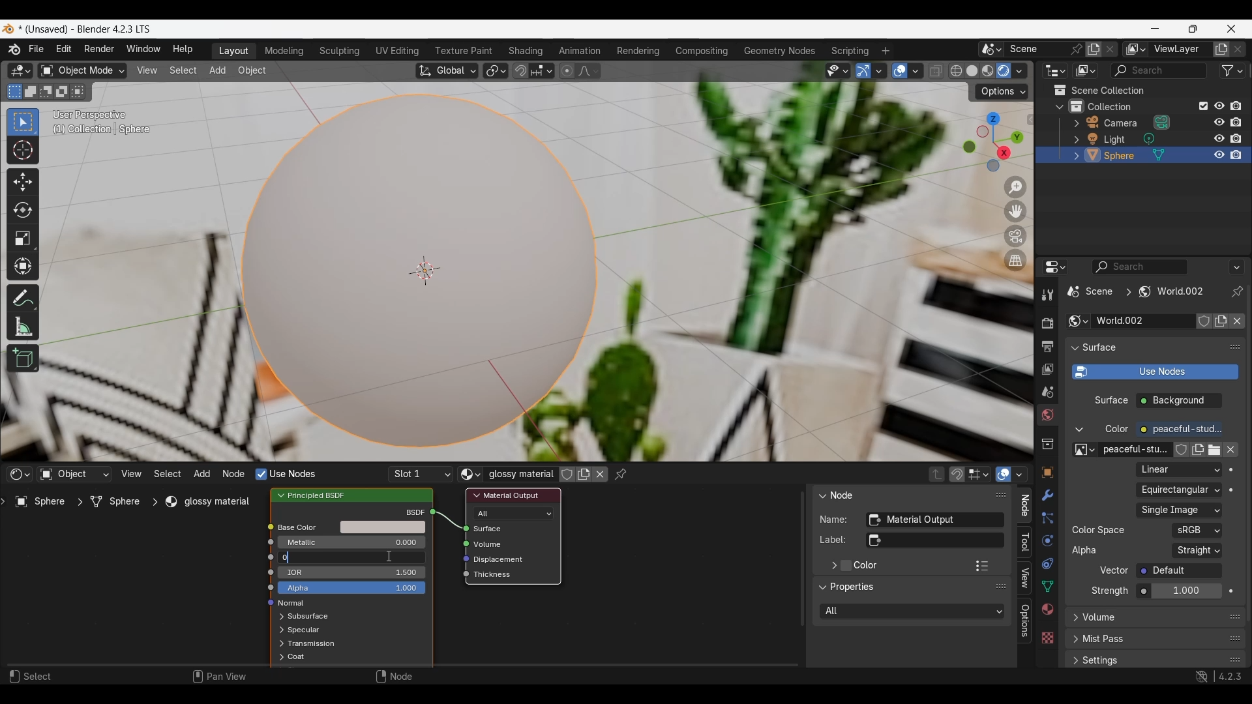  What do you see at coordinates (183, 70) in the screenshot?
I see `Select menu` at bounding box center [183, 70].